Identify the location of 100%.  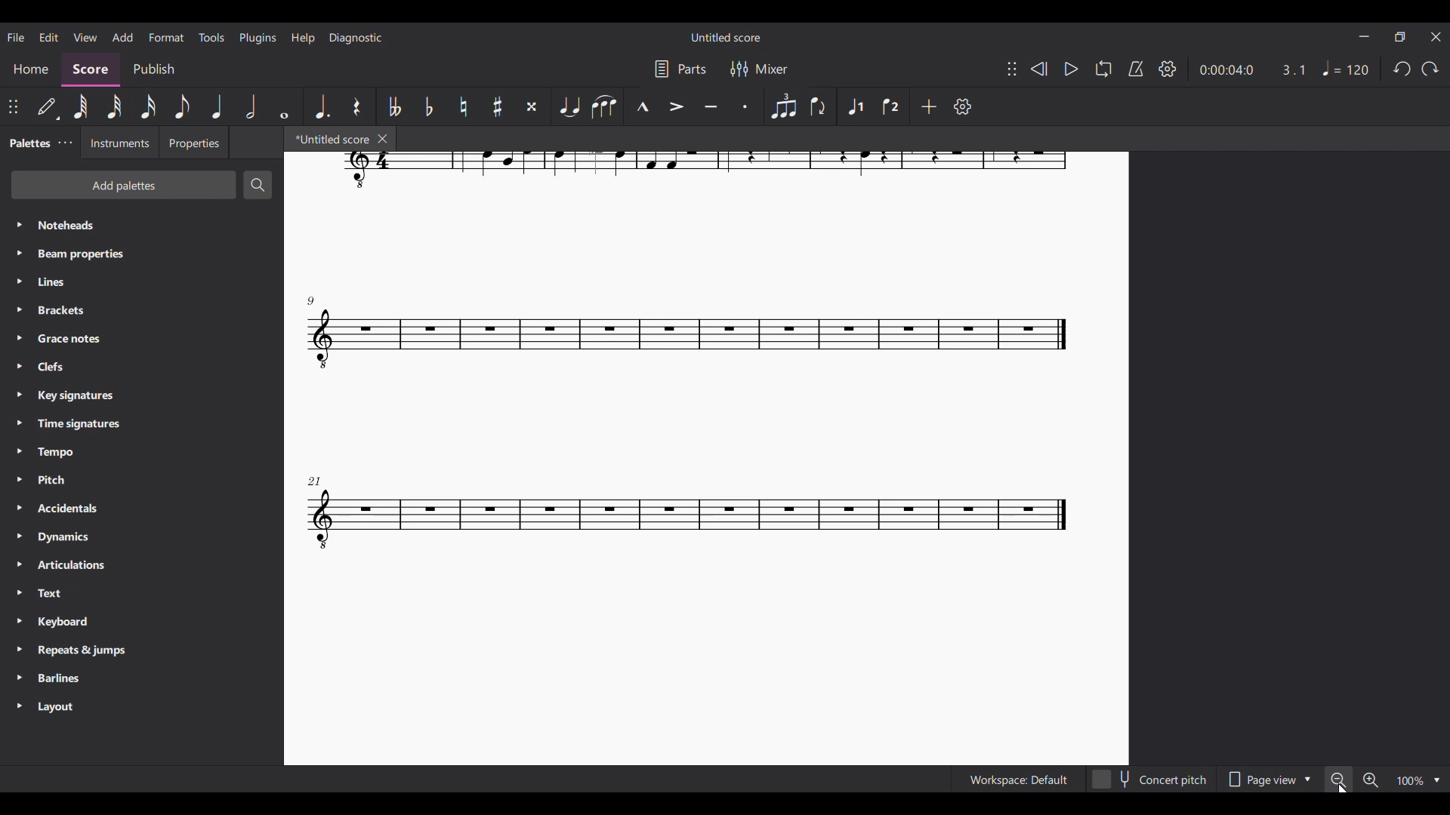
(1409, 780).